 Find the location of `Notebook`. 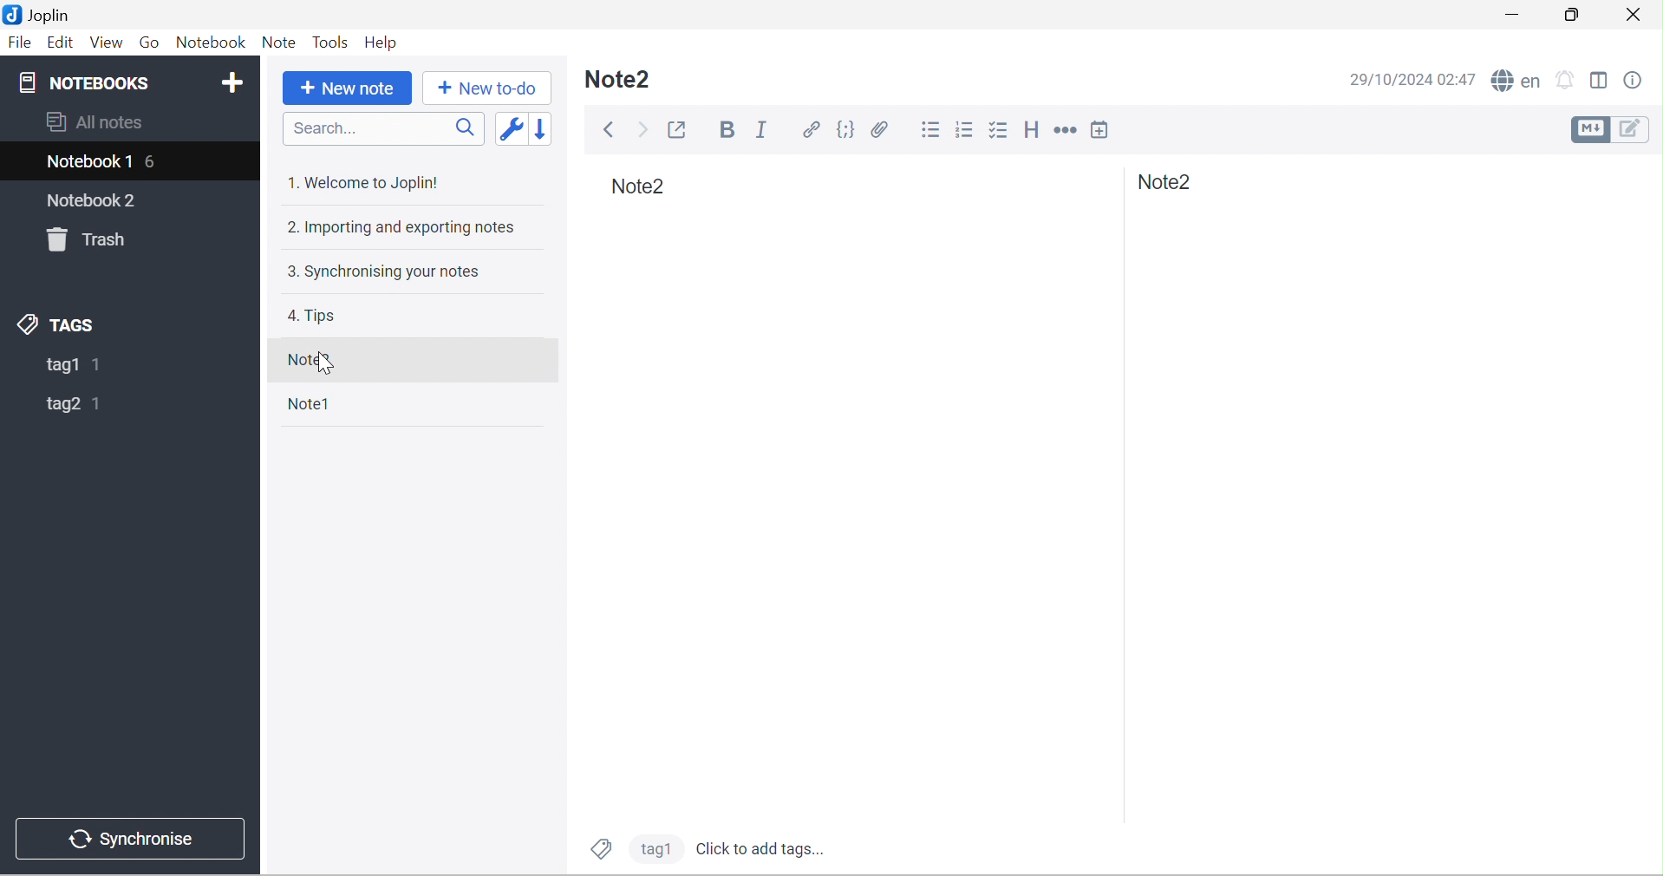

Notebook is located at coordinates (211, 42).